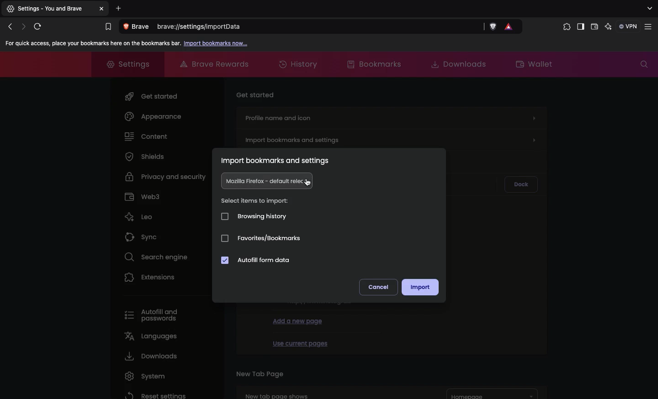 The image size is (658, 399). Describe the element at coordinates (138, 215) in the screenshot. I see `Leo` at that location.